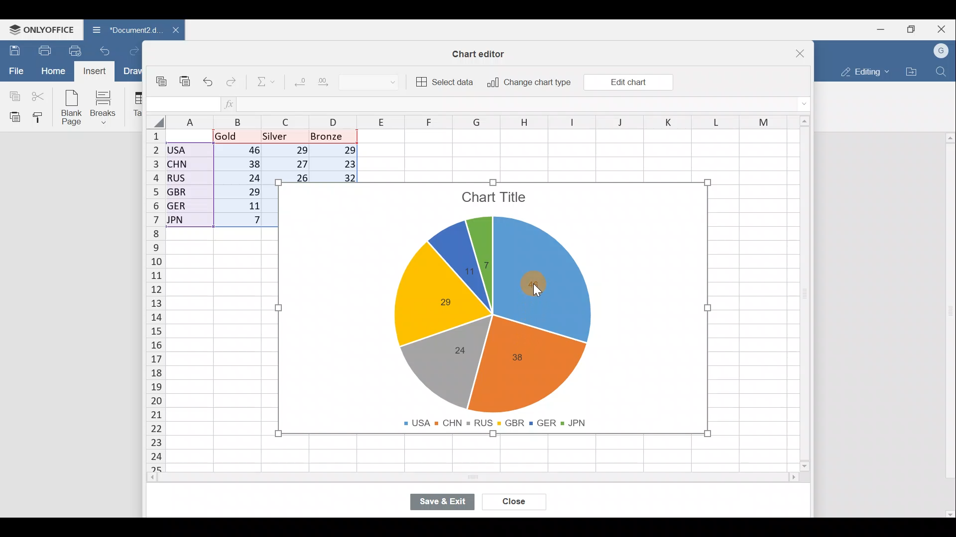  I want to click on Chart label, so click(521, 358).